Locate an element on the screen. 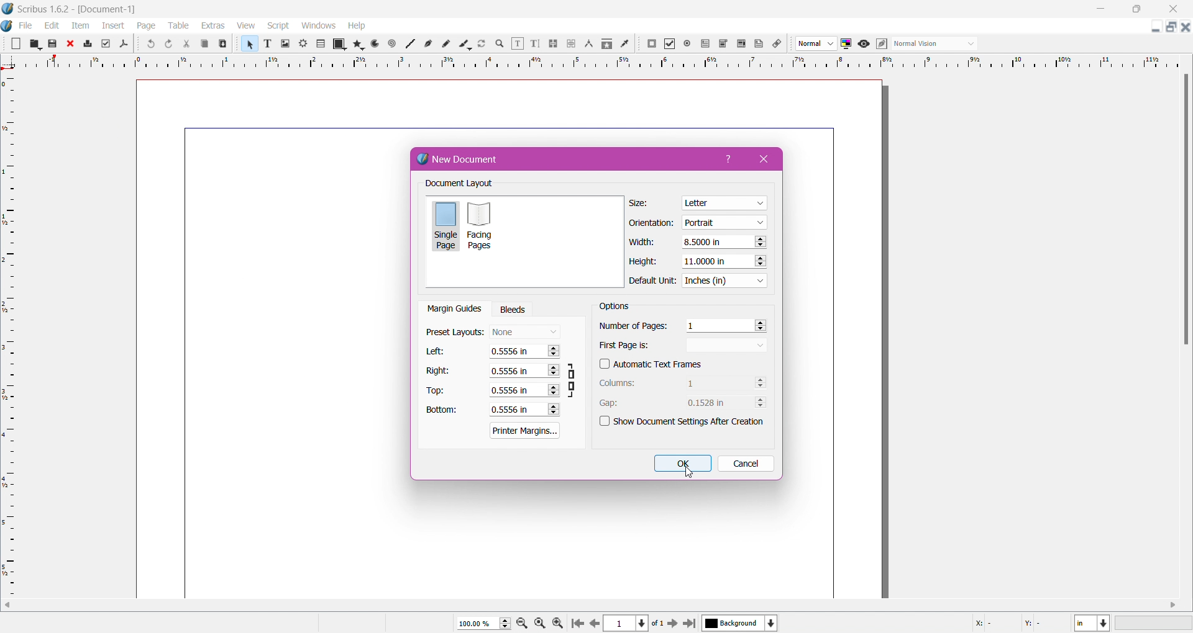  icon is located at coordinates (625, 45).